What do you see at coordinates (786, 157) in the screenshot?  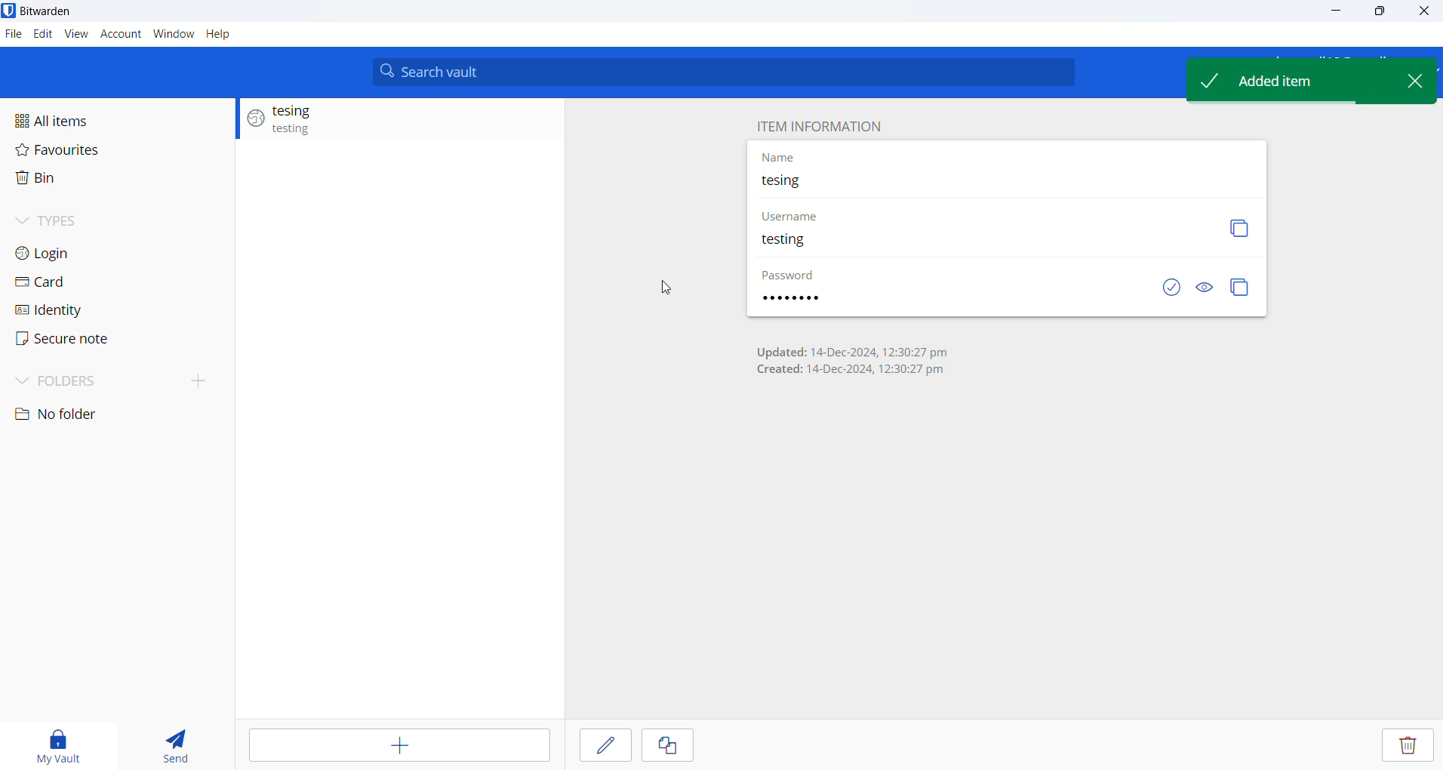 I see `name heading` at bounding box center [786, 157].